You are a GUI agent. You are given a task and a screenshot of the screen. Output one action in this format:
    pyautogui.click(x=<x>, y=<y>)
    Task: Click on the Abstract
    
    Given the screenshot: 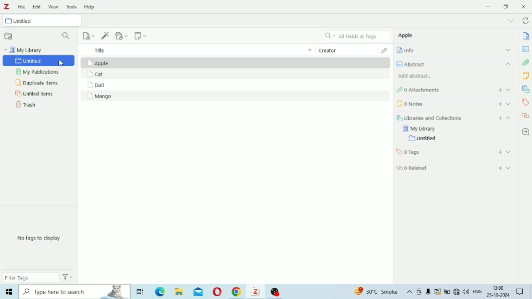 What is the action you would take?
    pyautogui.click(x=526, y=49)
    